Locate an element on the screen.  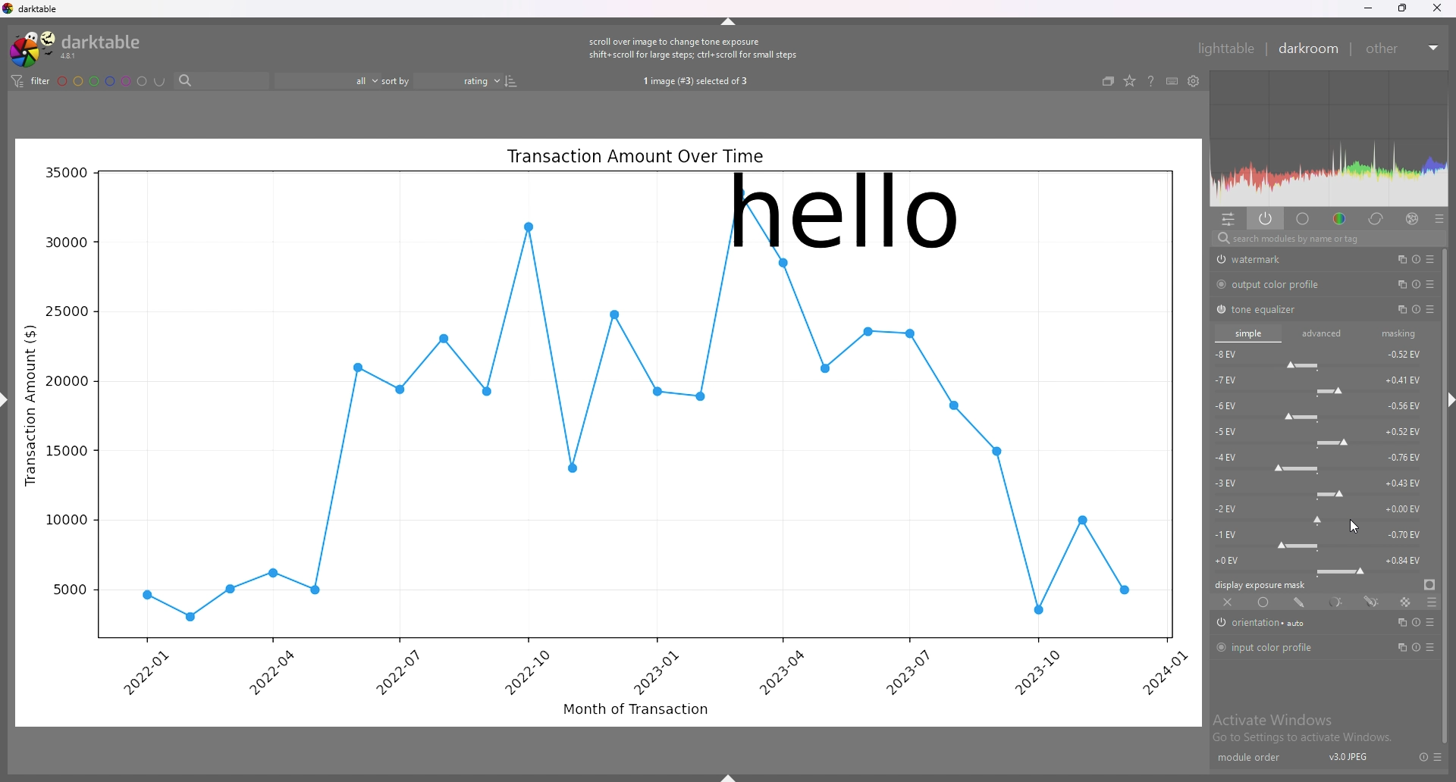
10000 is located at coordinates (64, 520).